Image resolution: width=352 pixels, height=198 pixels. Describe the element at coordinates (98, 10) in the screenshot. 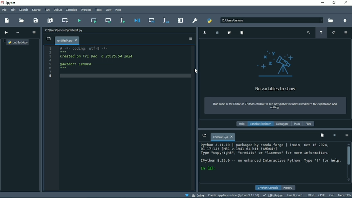

I see `Tools` at that location.